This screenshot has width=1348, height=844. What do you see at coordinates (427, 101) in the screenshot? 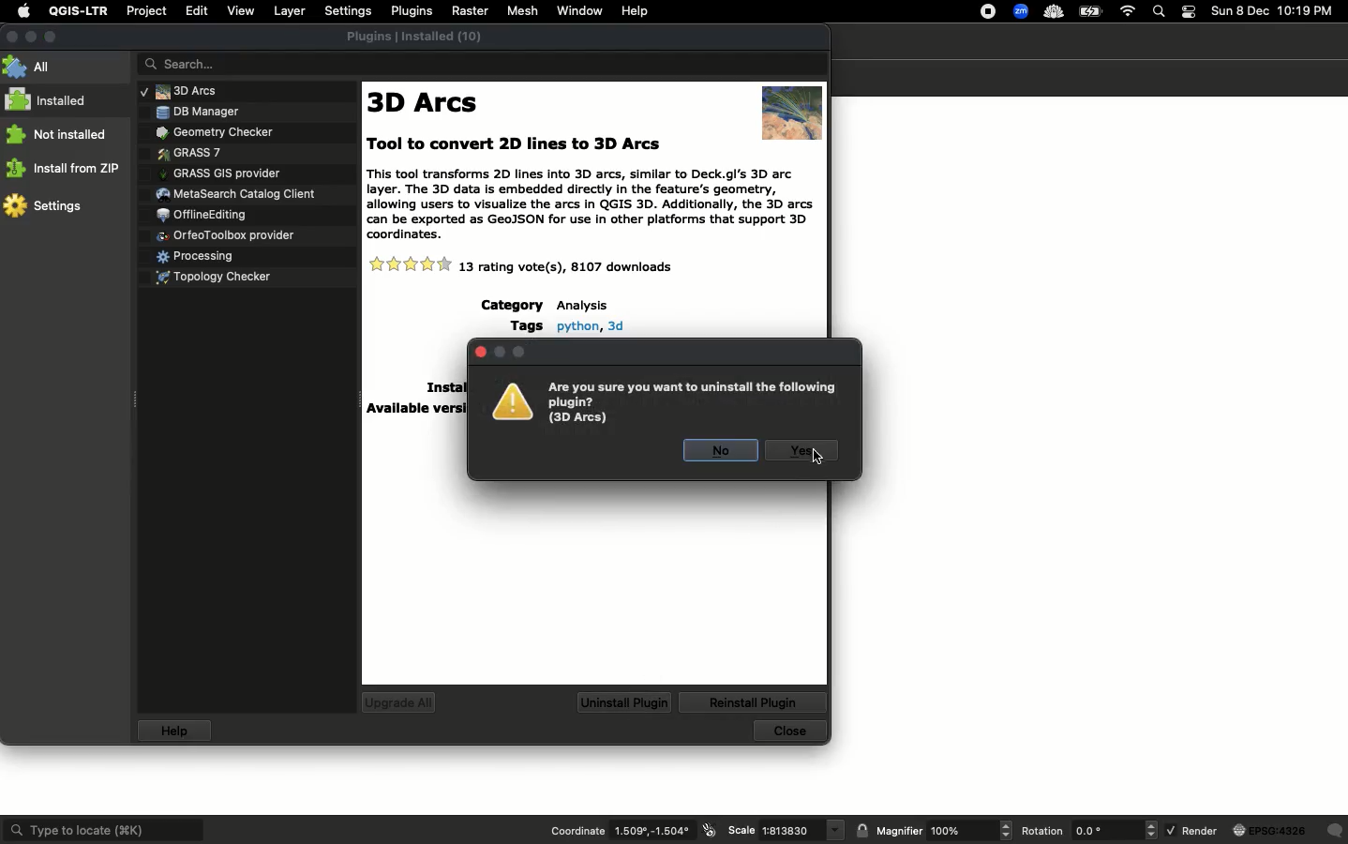
I see `3D Arcs` at bounding box center [427, 101].